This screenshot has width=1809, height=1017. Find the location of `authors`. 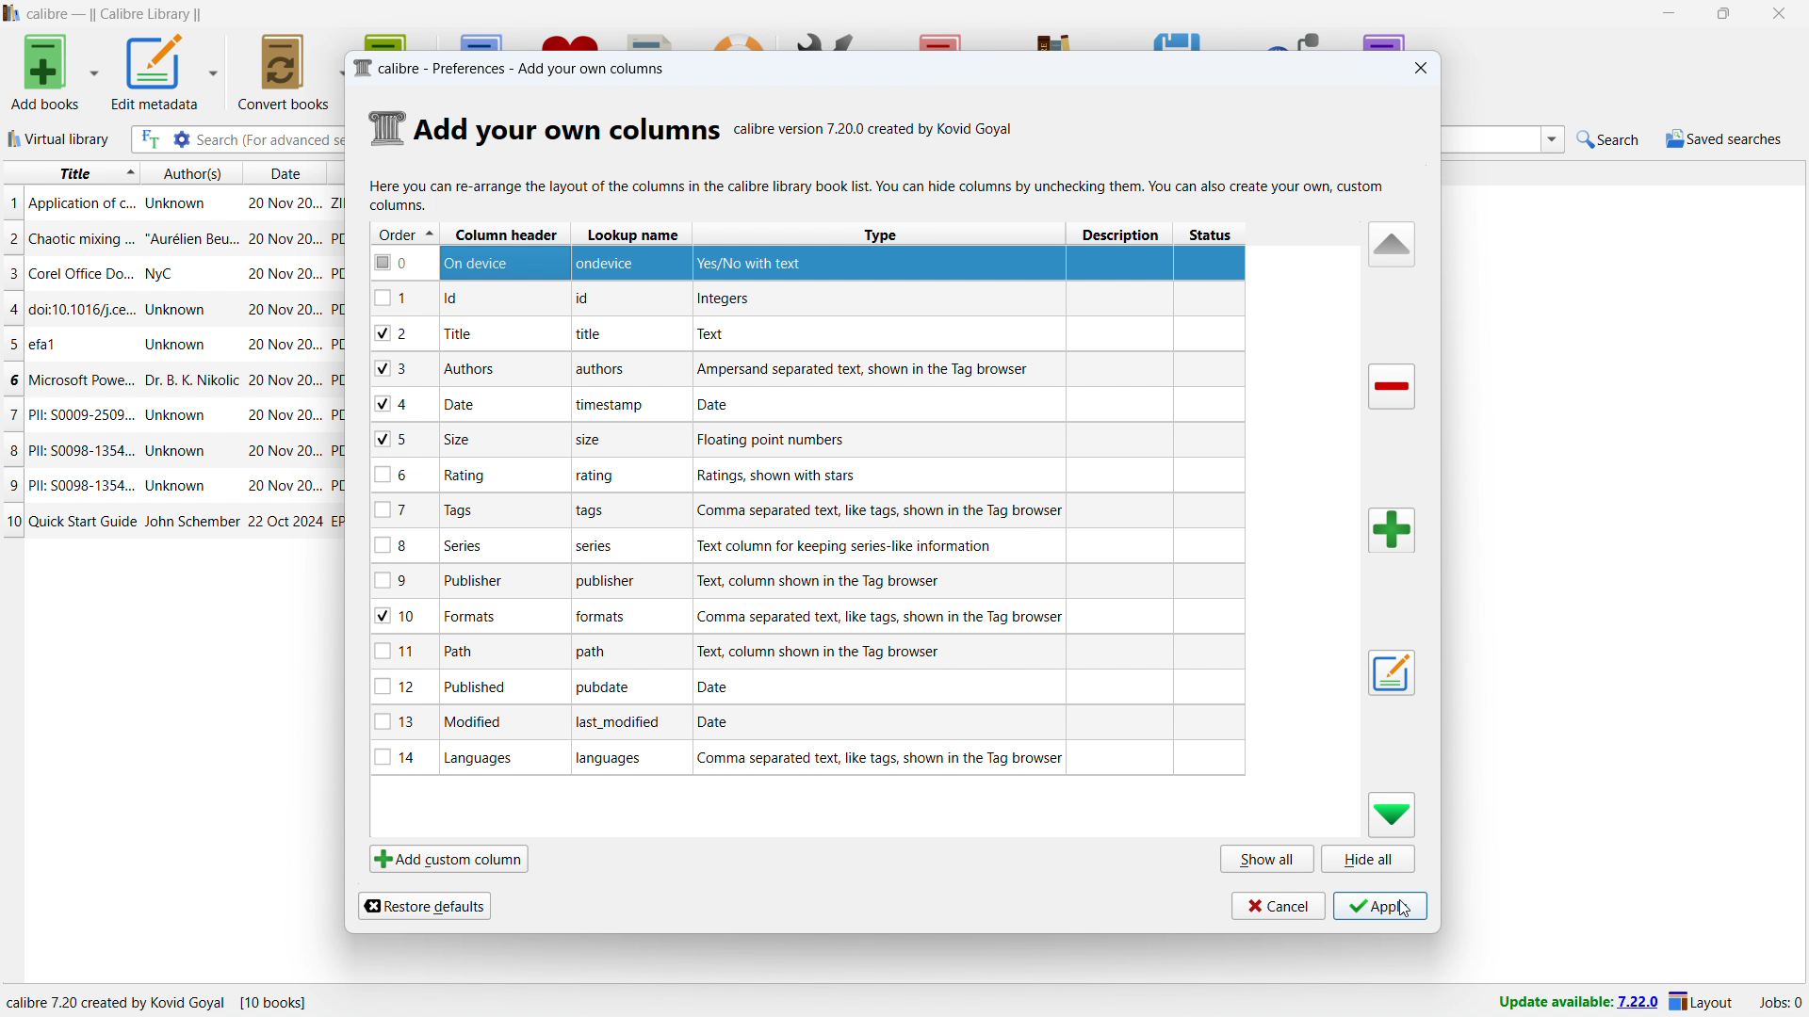

authors is located at coordinates (192, 172).